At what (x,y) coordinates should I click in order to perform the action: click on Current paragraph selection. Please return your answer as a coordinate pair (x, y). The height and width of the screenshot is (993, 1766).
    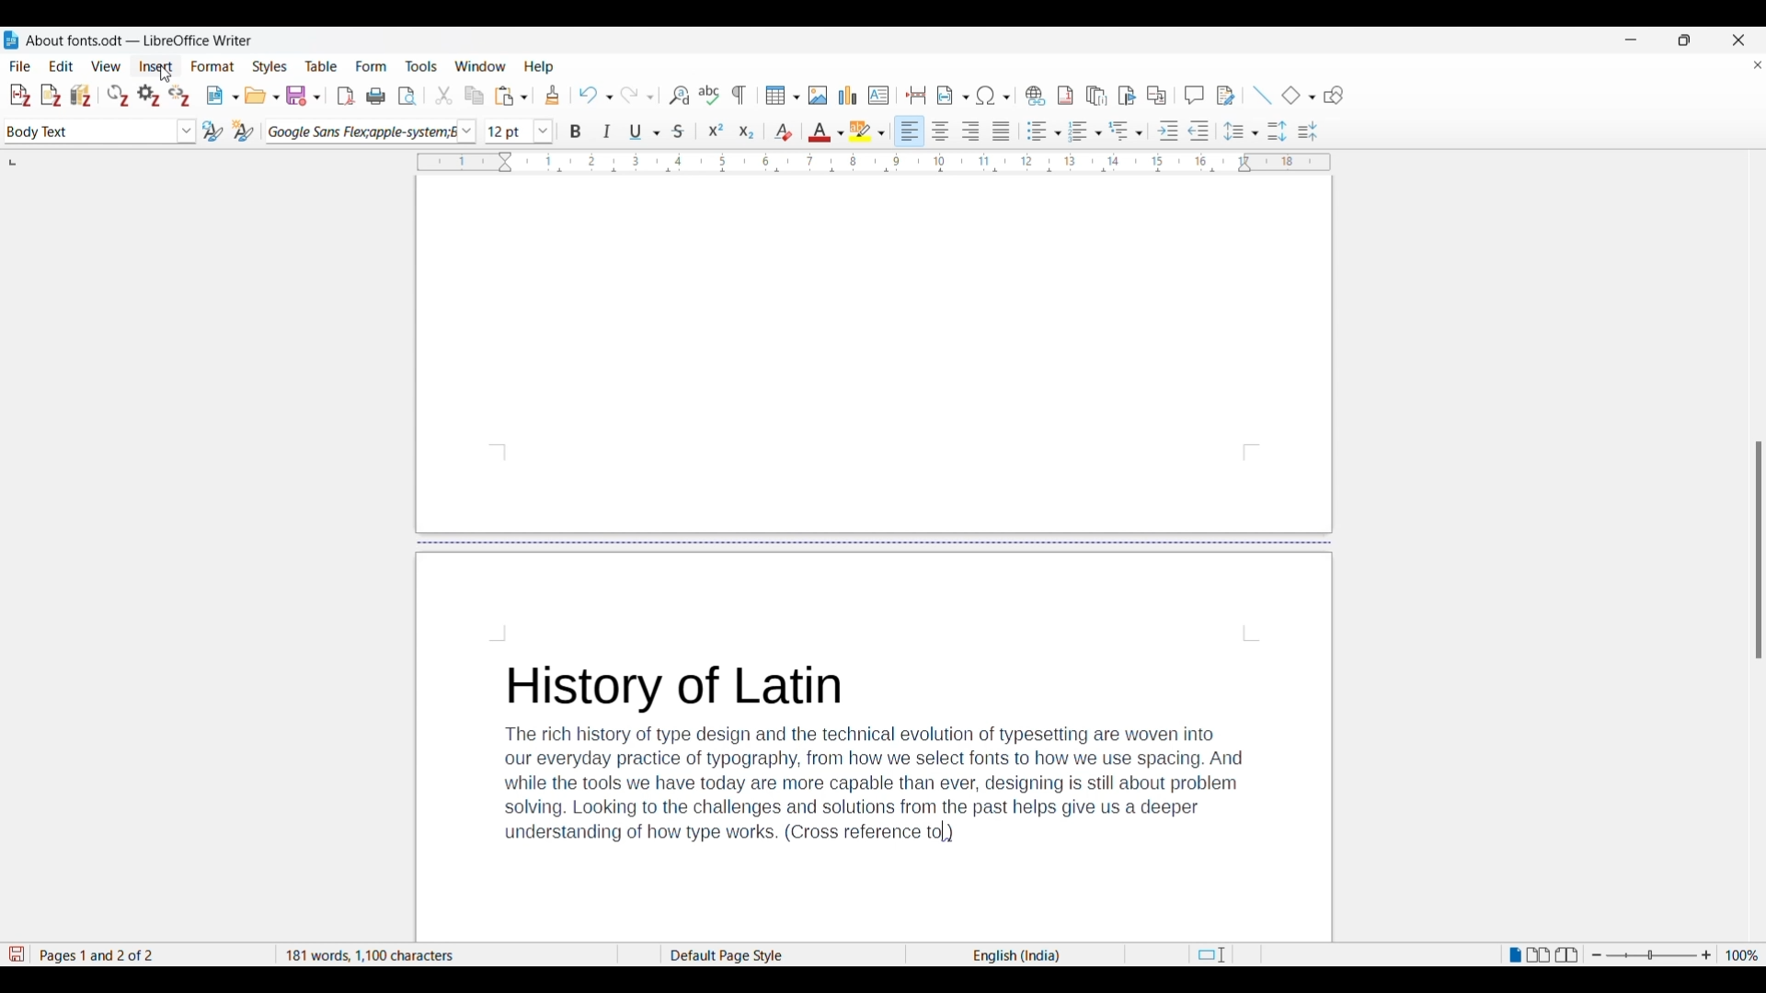
    Looking at the image, I should click on (90, 132).